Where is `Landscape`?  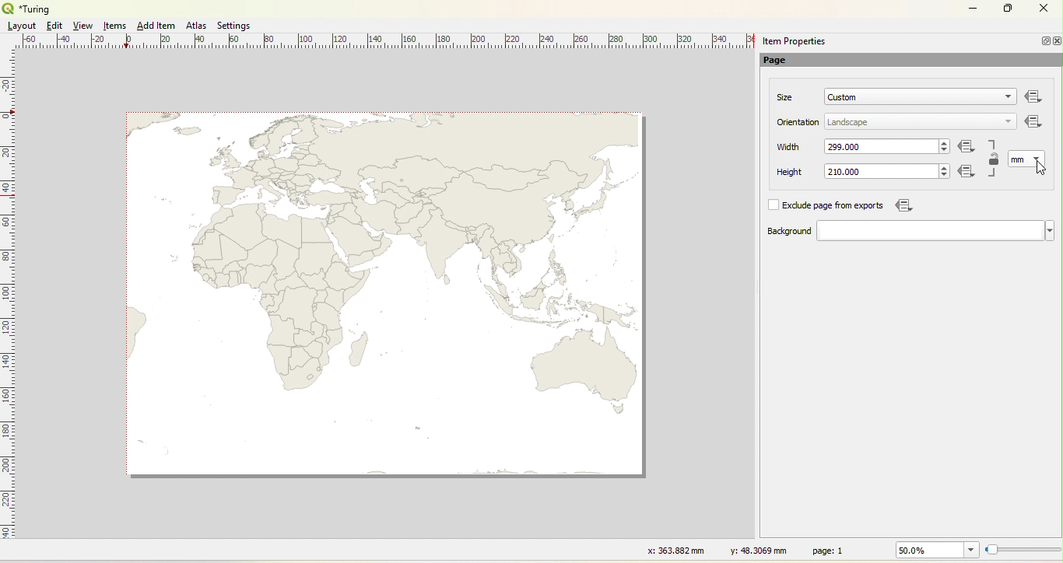
Landscape is located at coordinates (848, 123).